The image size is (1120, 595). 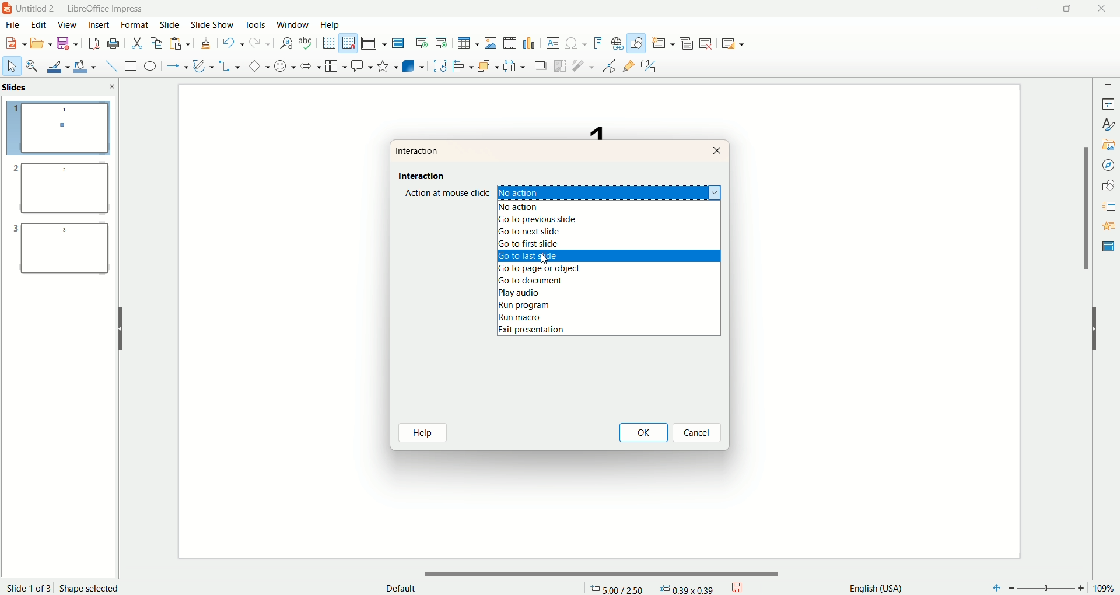 What do you see at coordinates (1086, 324) in the screenshot?
I see `vertical scroll bar` at bounding box center [1086, 324].